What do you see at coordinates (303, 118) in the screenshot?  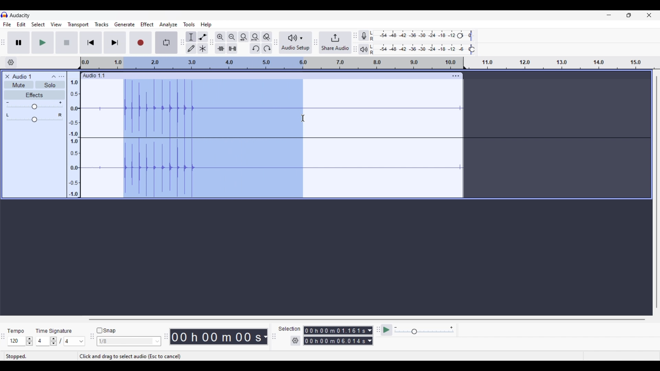 I see `Cursor position unchanged` at bounding box center [303, 118].